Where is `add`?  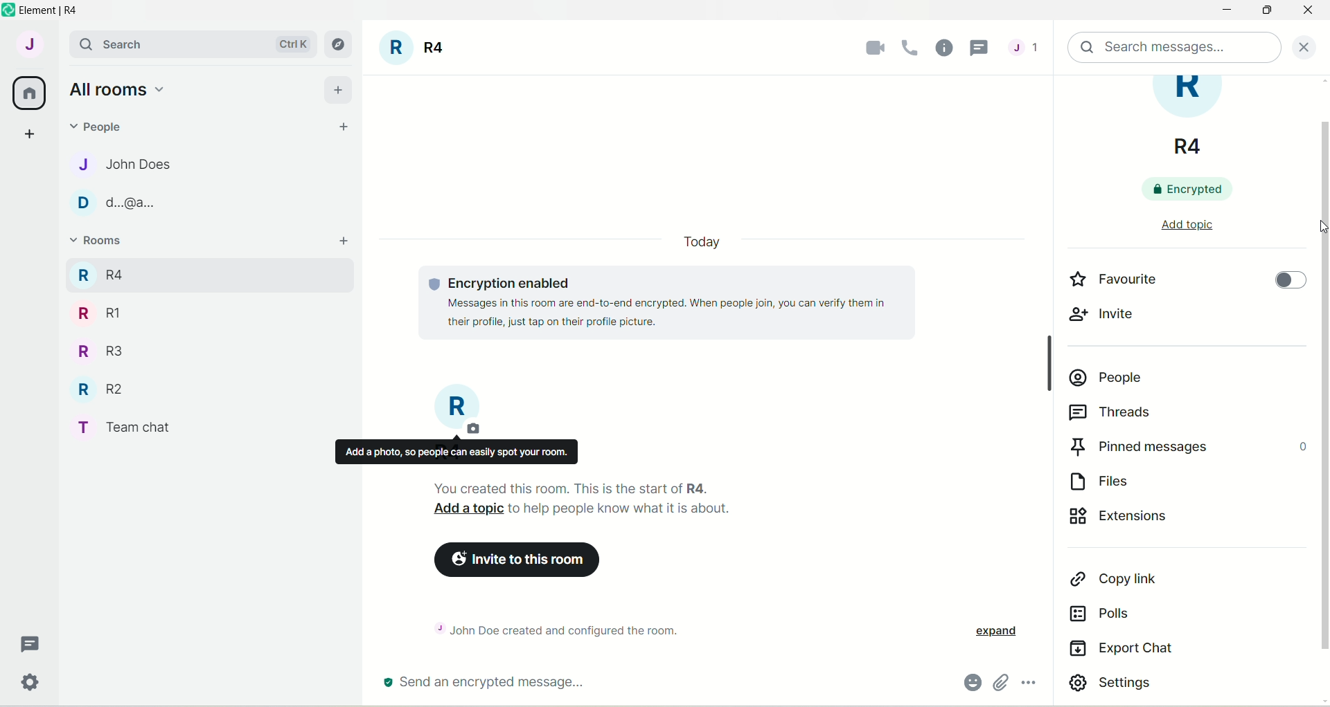
add is located at coordinates (339, 88).